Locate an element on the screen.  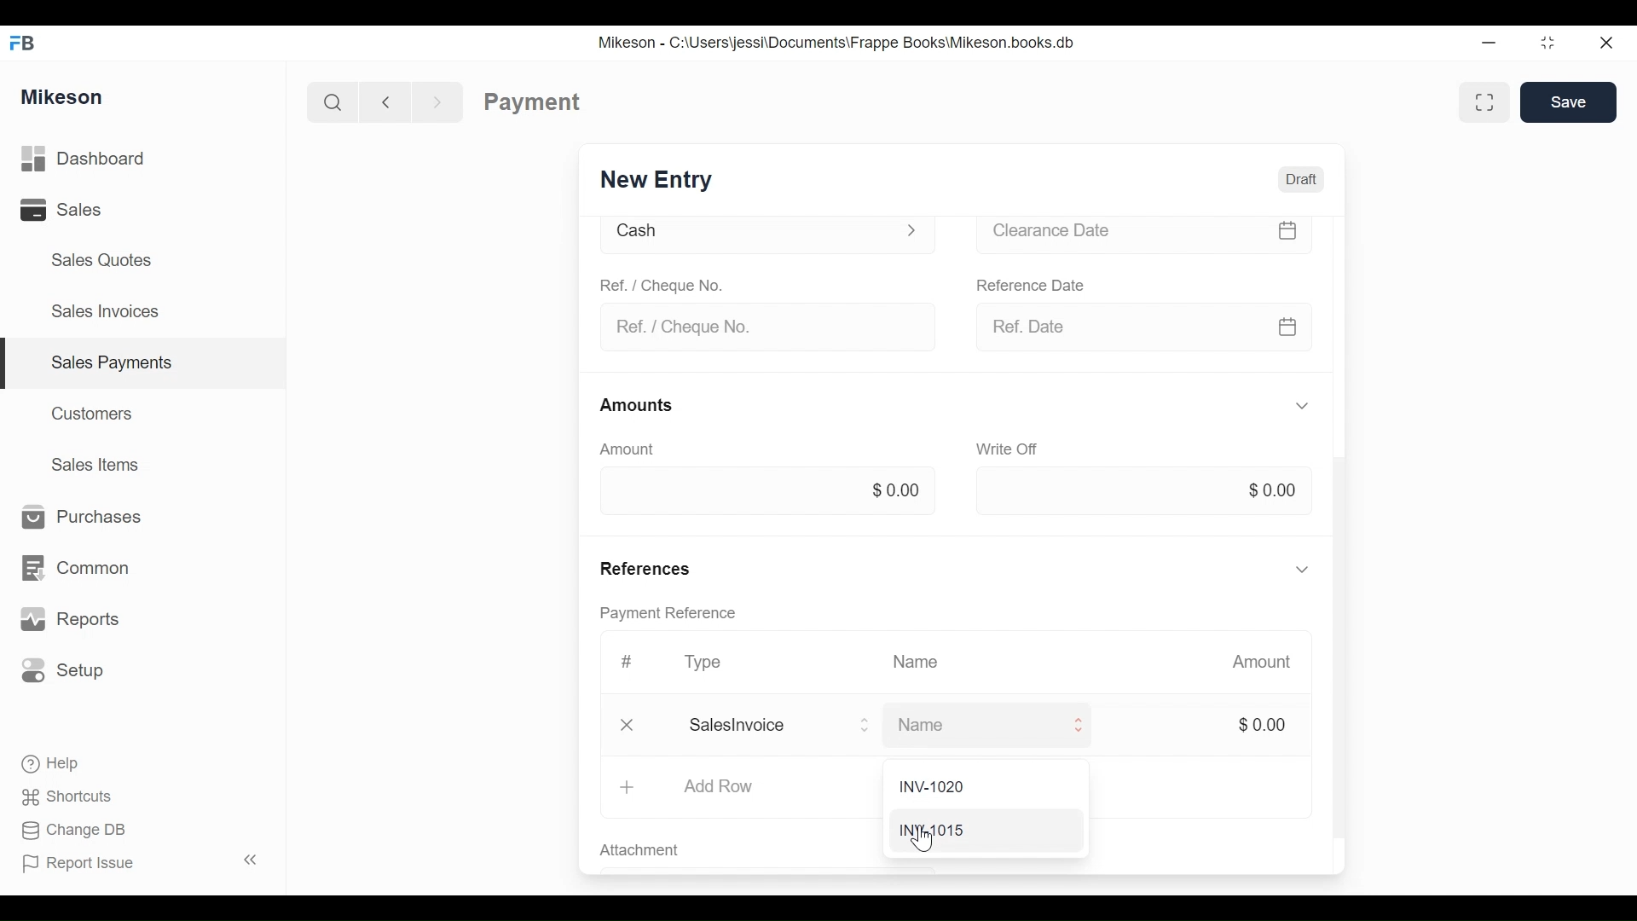
Minimize is located at coordinates (1489, 45).